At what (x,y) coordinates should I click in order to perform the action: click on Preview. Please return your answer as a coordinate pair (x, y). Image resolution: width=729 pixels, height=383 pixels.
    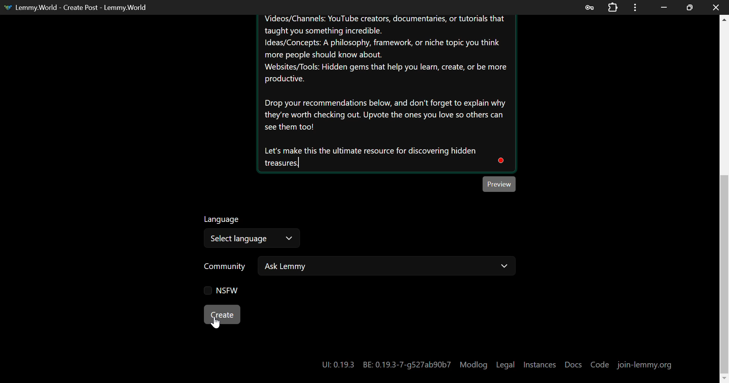
    Looking at the image, I should click on (500, 184).